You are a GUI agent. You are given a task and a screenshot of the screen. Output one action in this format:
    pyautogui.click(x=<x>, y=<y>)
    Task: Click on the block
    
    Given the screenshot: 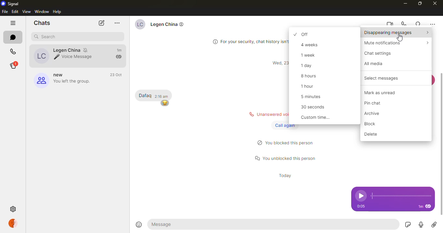 What is the action you would take?
    pyautogui.click(x=374, y=124)
    